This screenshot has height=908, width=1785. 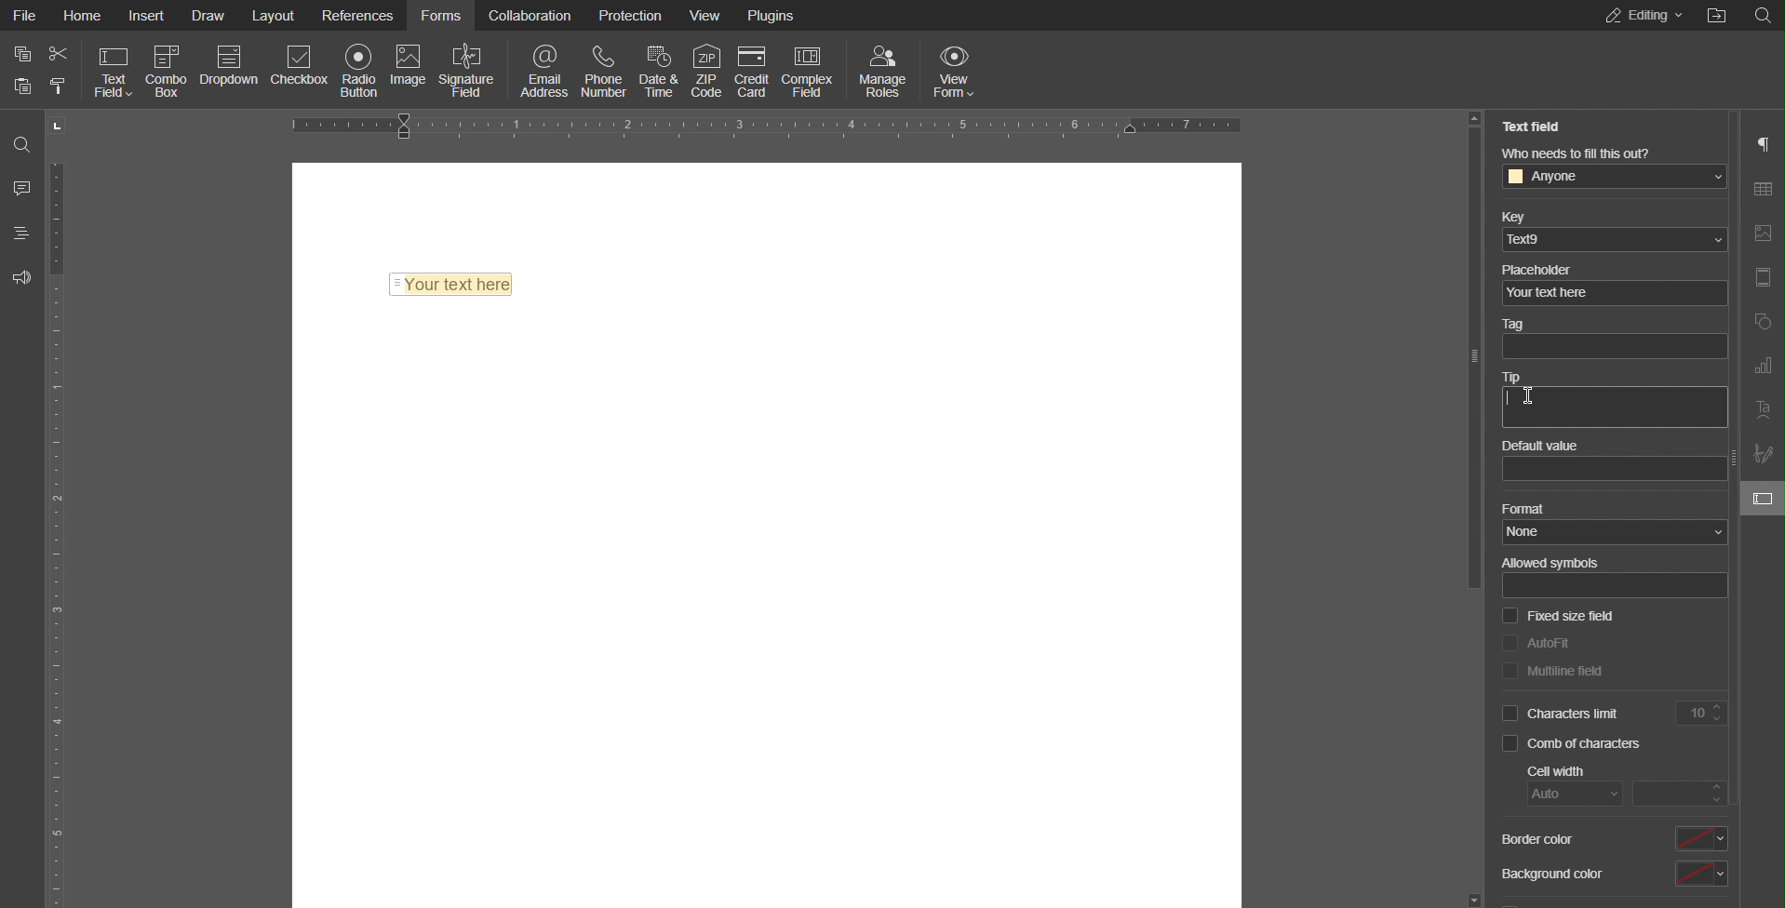 What do you see at coordinates (1552, 769) in the screenshot?
I see `Cell Width` at bounding box center [1552, 769].